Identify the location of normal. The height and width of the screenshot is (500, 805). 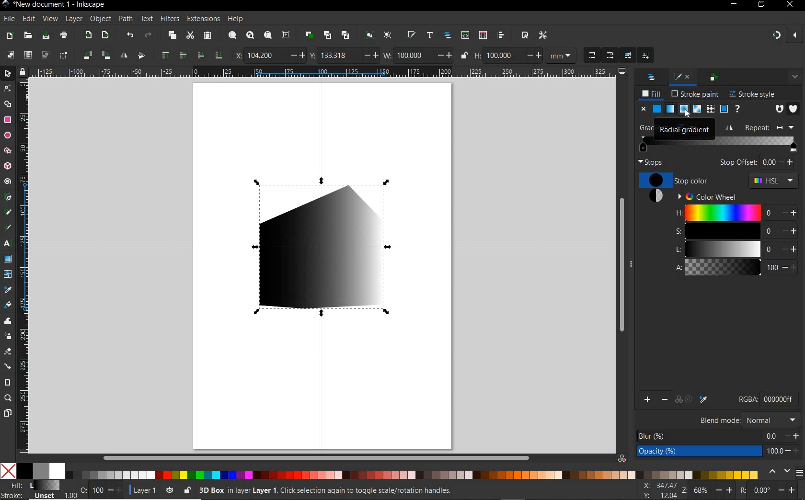
(770, 420).